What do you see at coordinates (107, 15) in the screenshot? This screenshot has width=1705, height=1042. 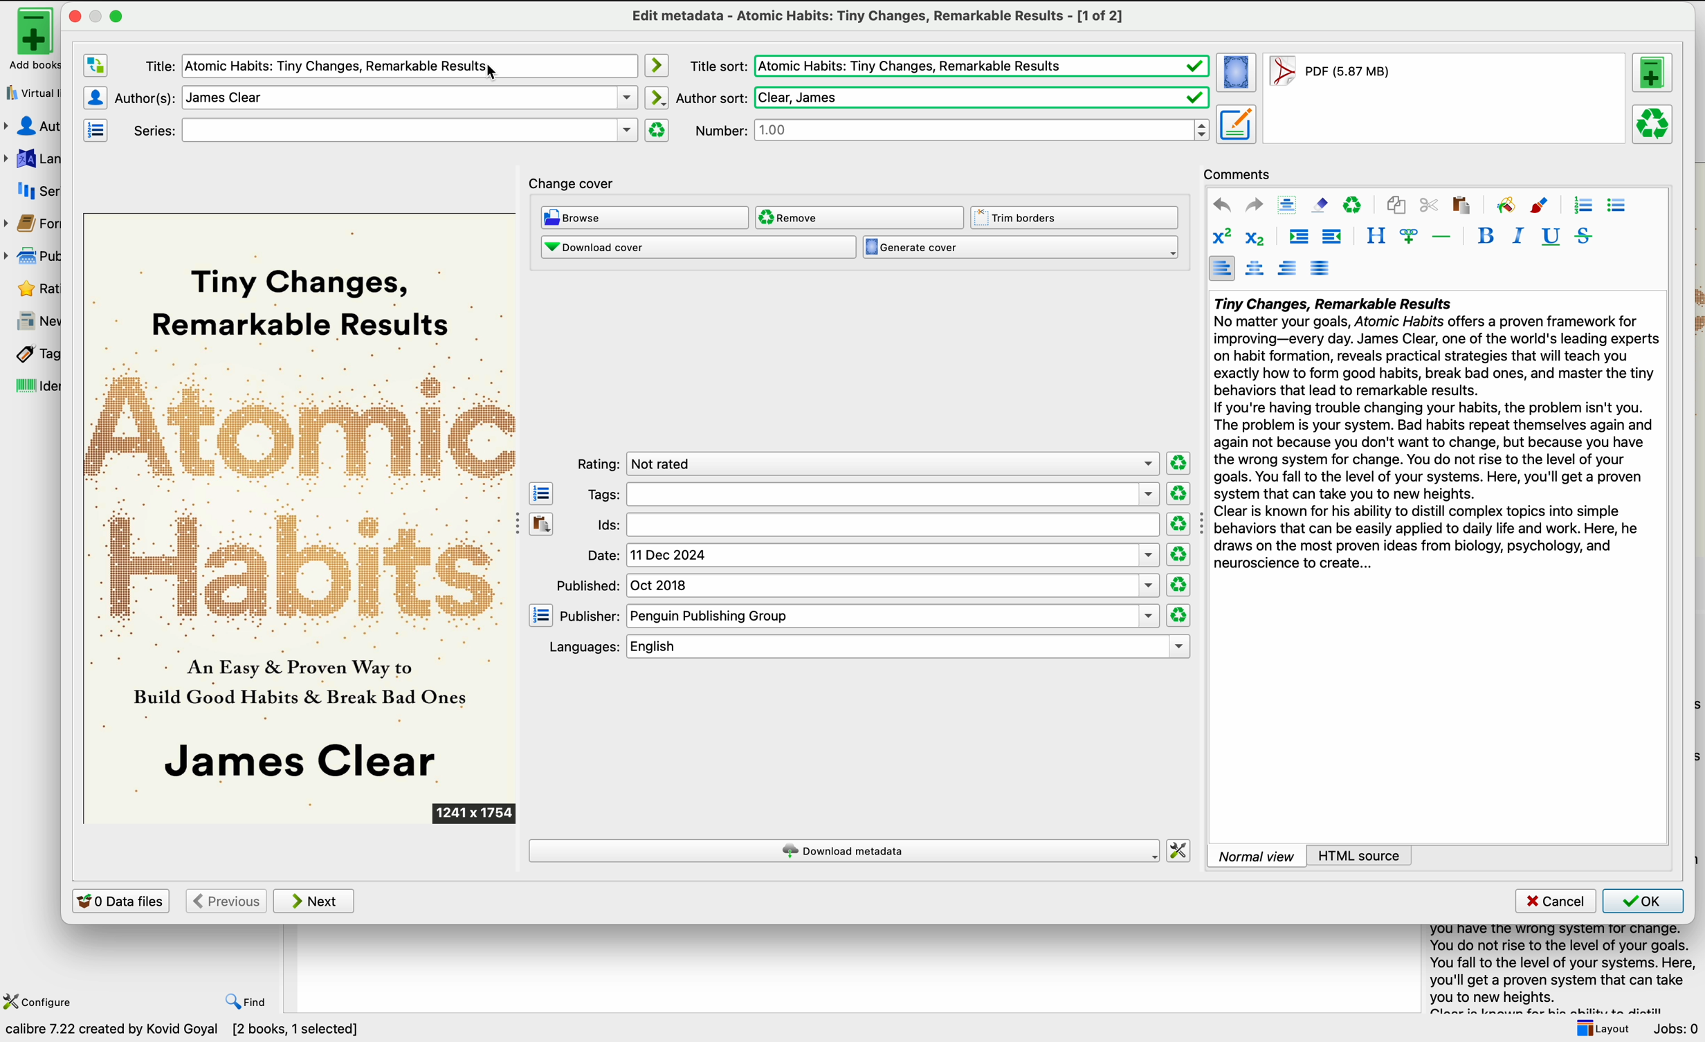 I see `maximize window` at bounding box center [107, 15].